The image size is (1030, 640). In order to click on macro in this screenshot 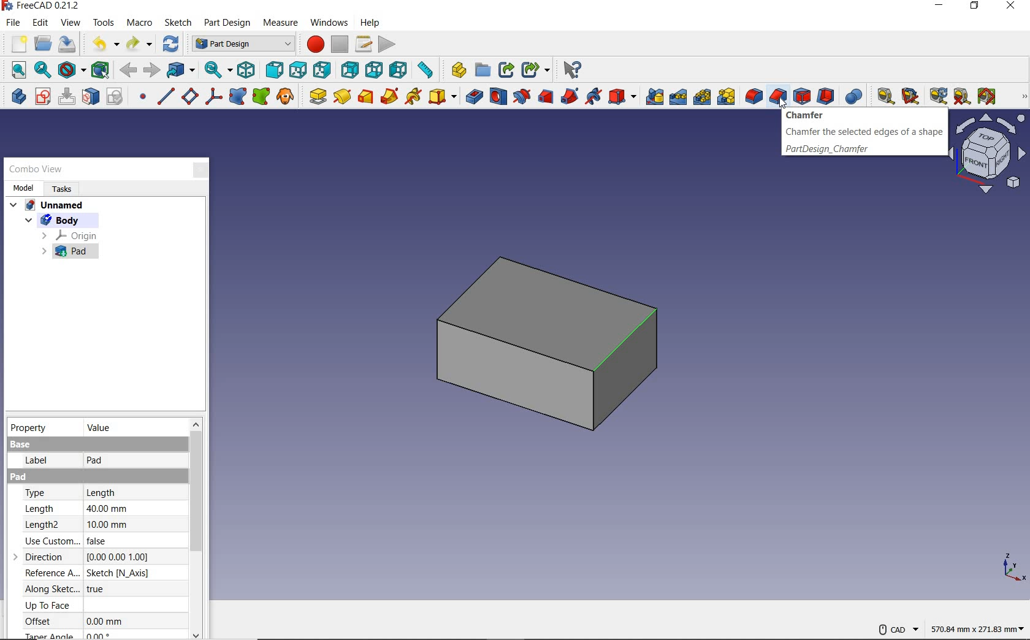, I will do `click(142, 24)`.